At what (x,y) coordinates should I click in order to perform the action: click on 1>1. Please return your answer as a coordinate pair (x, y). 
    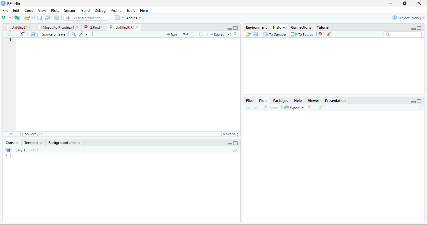
    Looking at the image, I should click on (11, 134).